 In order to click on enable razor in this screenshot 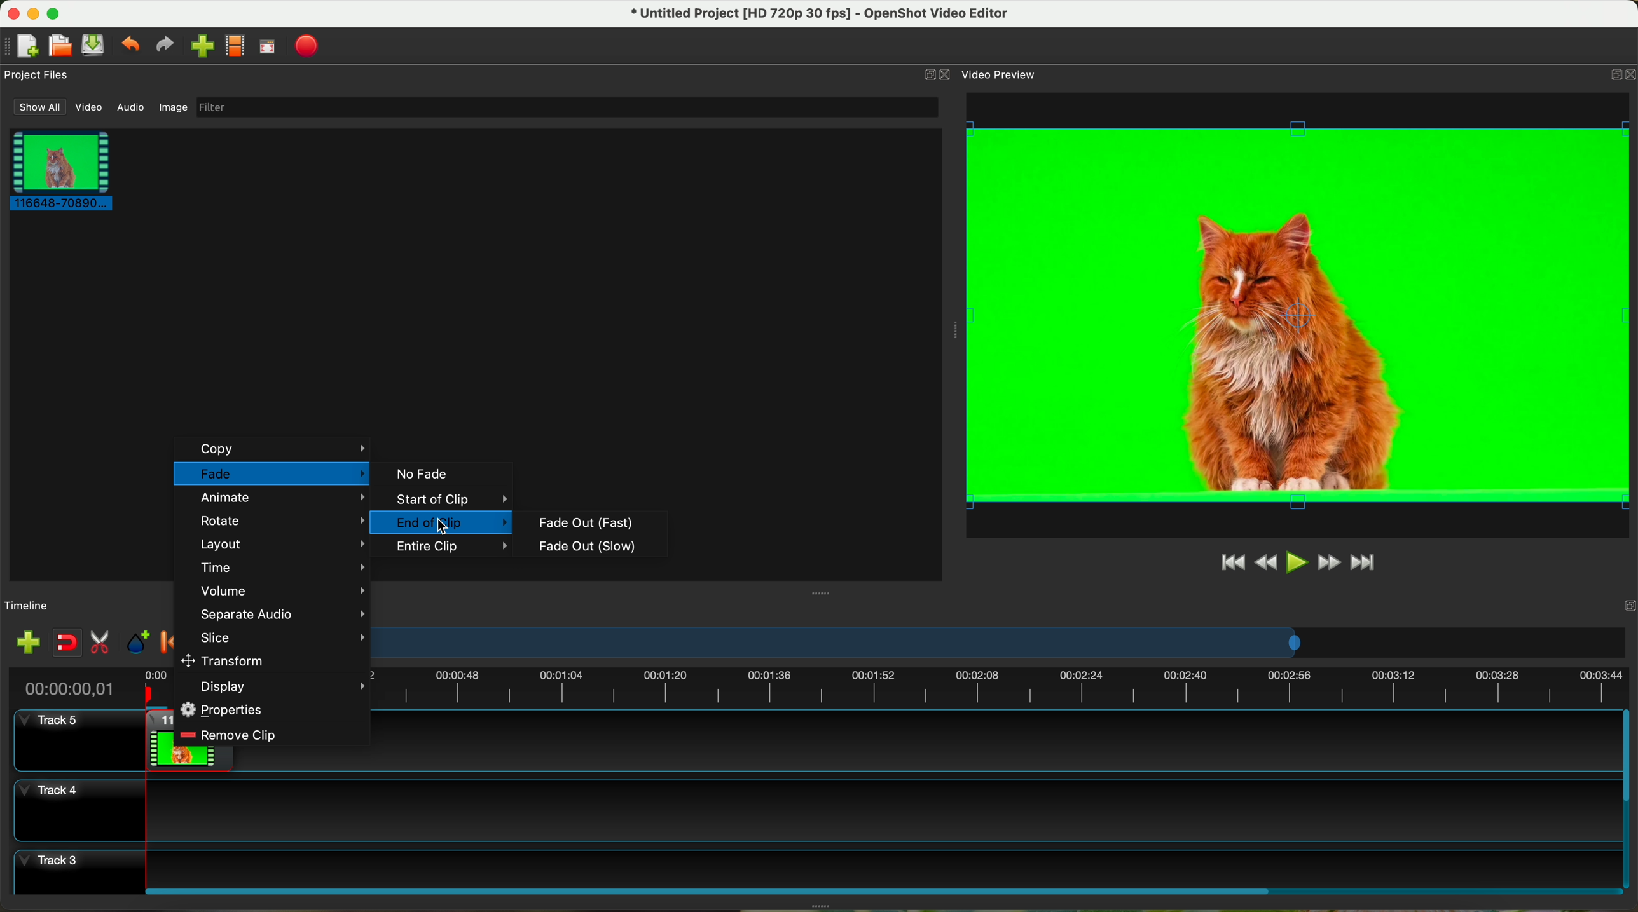, I will do `click(100, 644)`.